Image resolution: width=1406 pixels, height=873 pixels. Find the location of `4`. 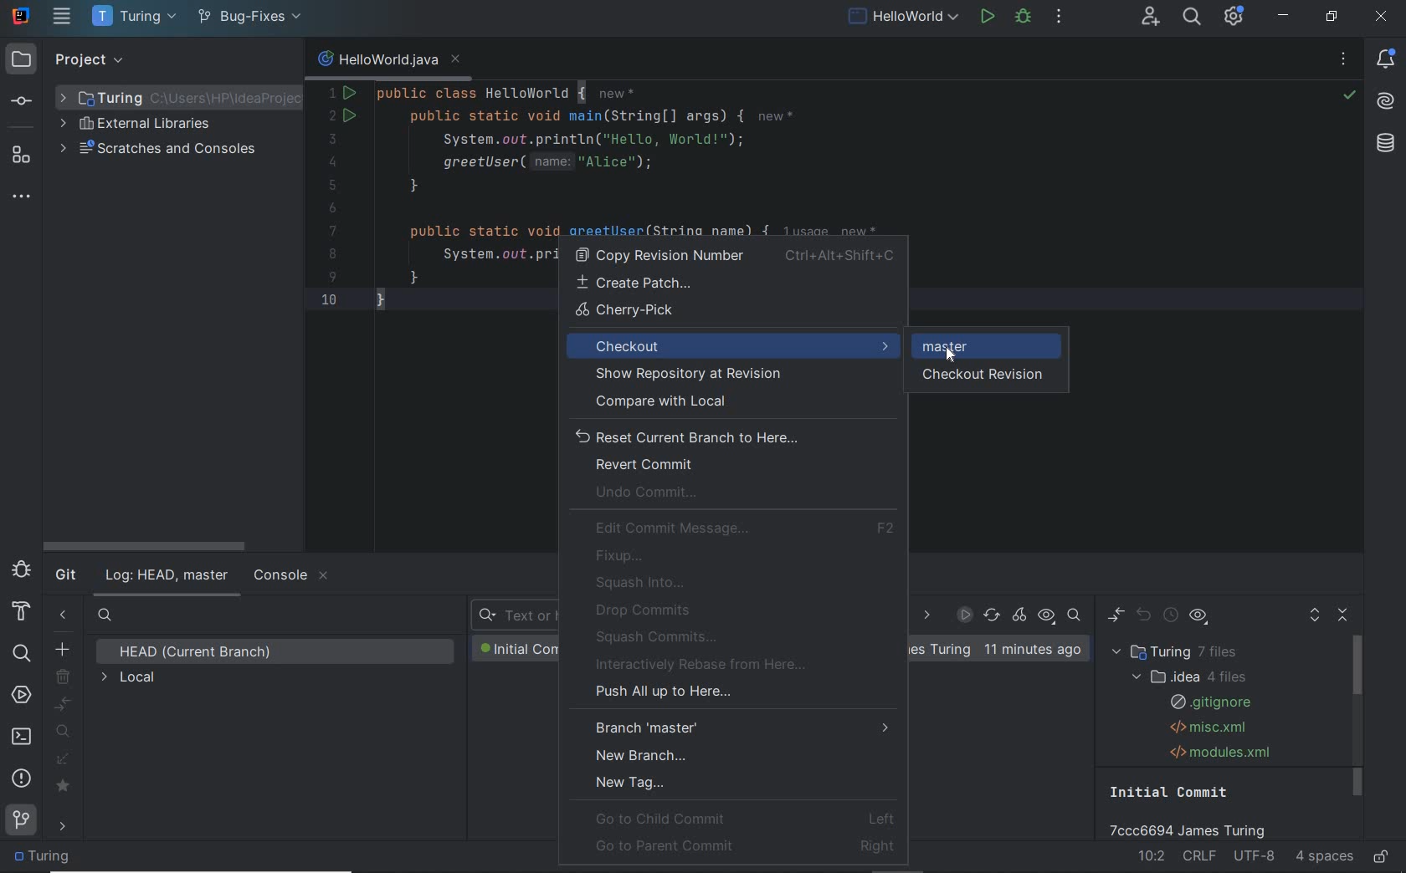

4 is located at coordinates (332, 162).